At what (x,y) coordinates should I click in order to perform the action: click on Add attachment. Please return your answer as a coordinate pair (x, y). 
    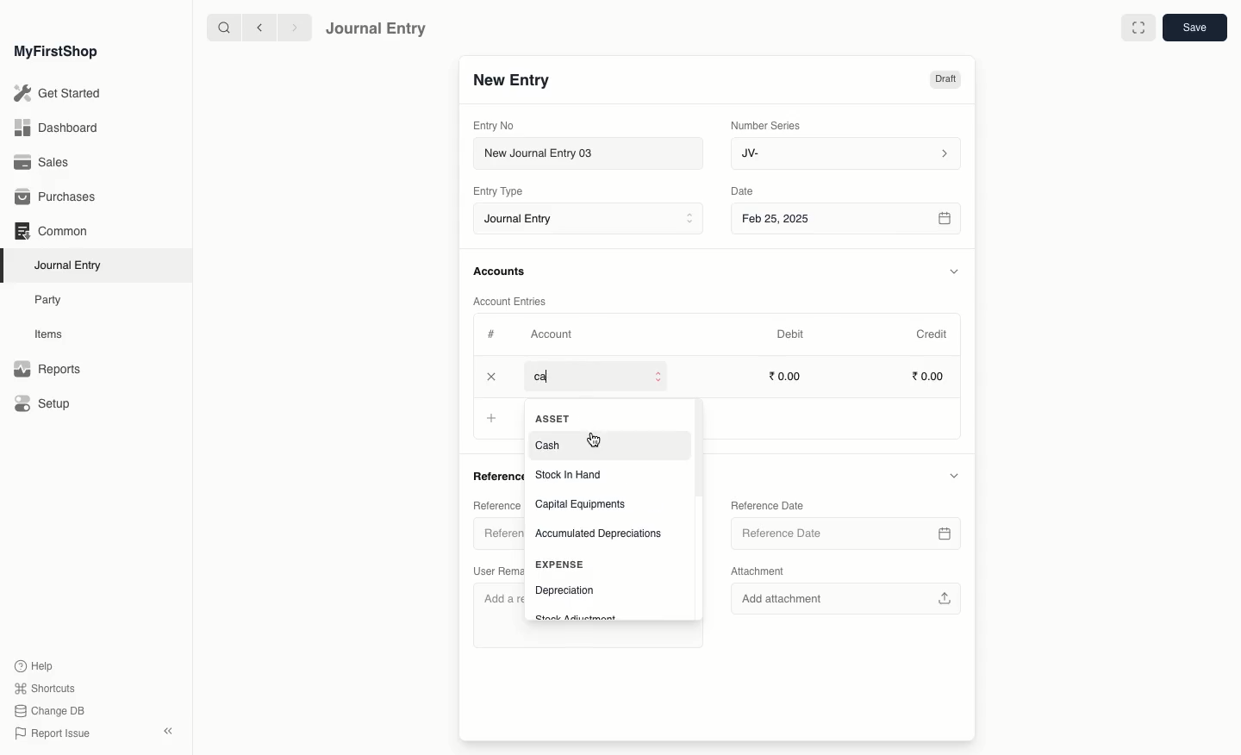
    Looking at the image, I should click on (848, 598).